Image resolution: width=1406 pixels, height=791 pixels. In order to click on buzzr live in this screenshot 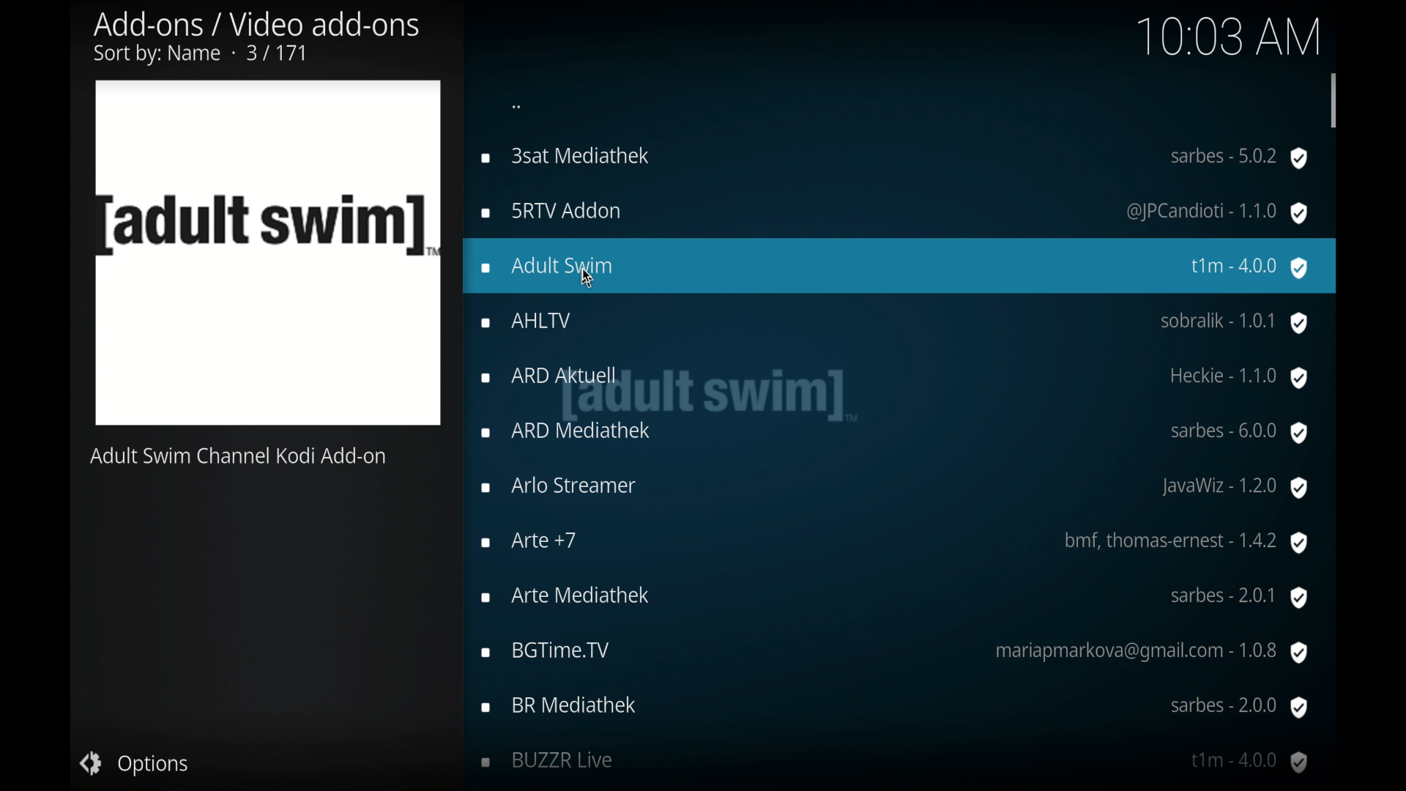, I will do `click(896, 763)`.